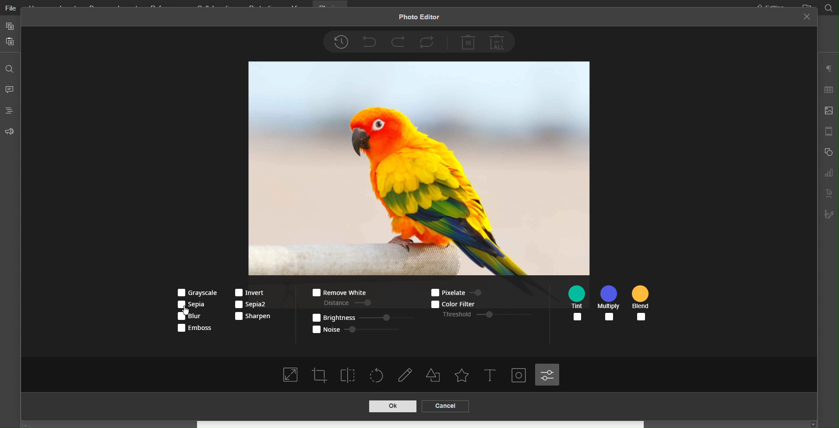 The width and height of the screenshot is (839, 428). What do you see at coordinates (338, 293) in the screenshot?
I see `Remove white` at bounding box center [338, 293].